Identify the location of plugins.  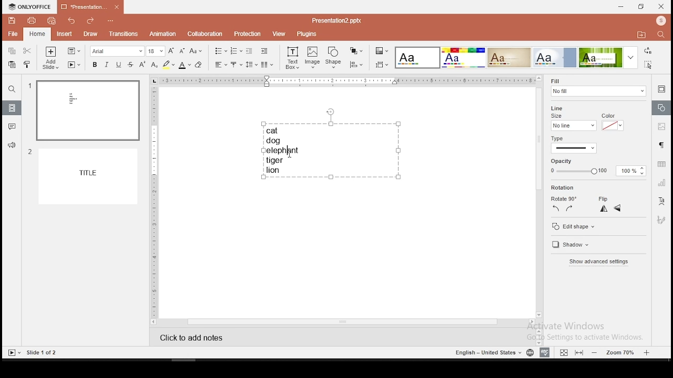
(307, 34).